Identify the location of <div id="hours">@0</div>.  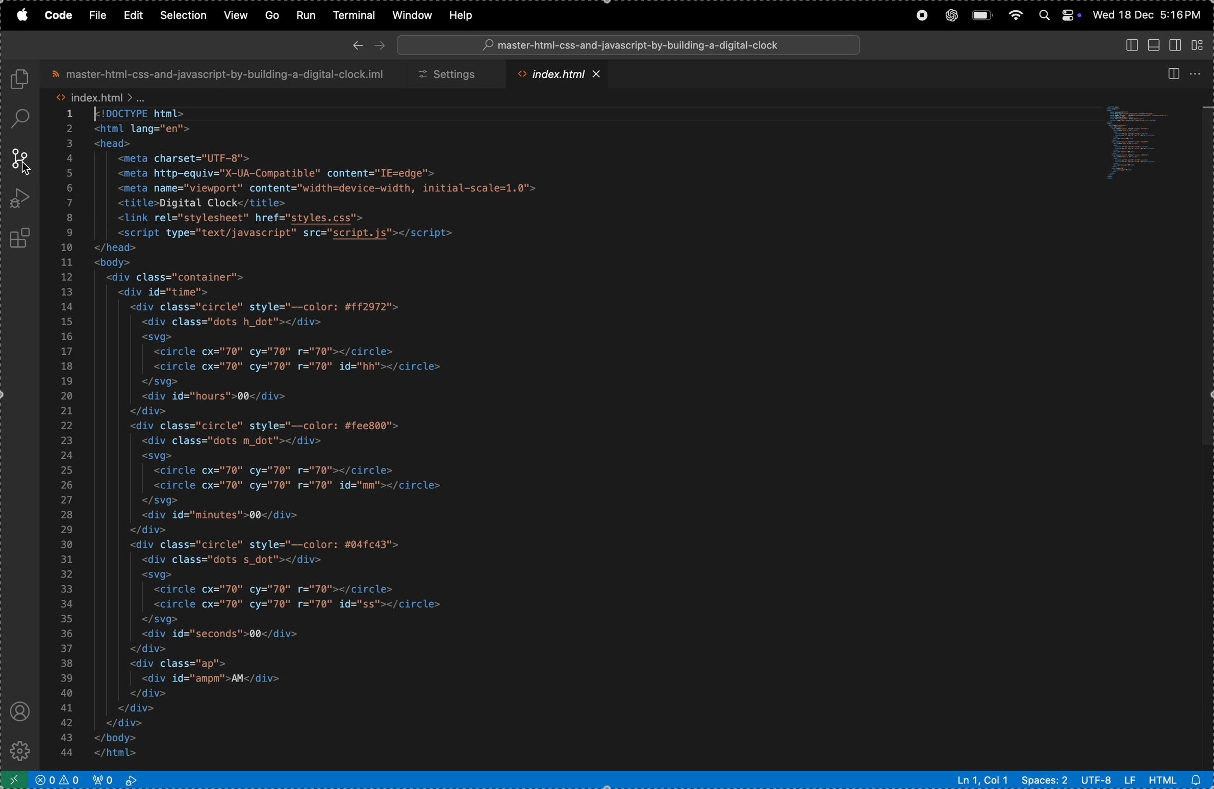
(214, 396).